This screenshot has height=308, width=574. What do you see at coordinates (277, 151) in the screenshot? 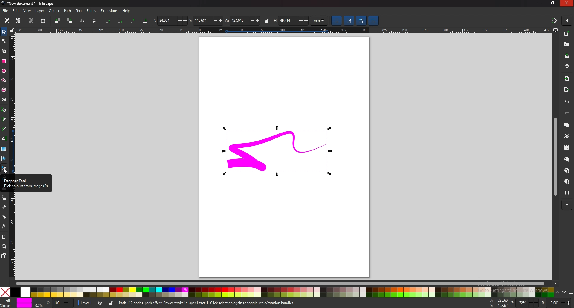
I see `selected drawing` at bounding box center [277, 151].